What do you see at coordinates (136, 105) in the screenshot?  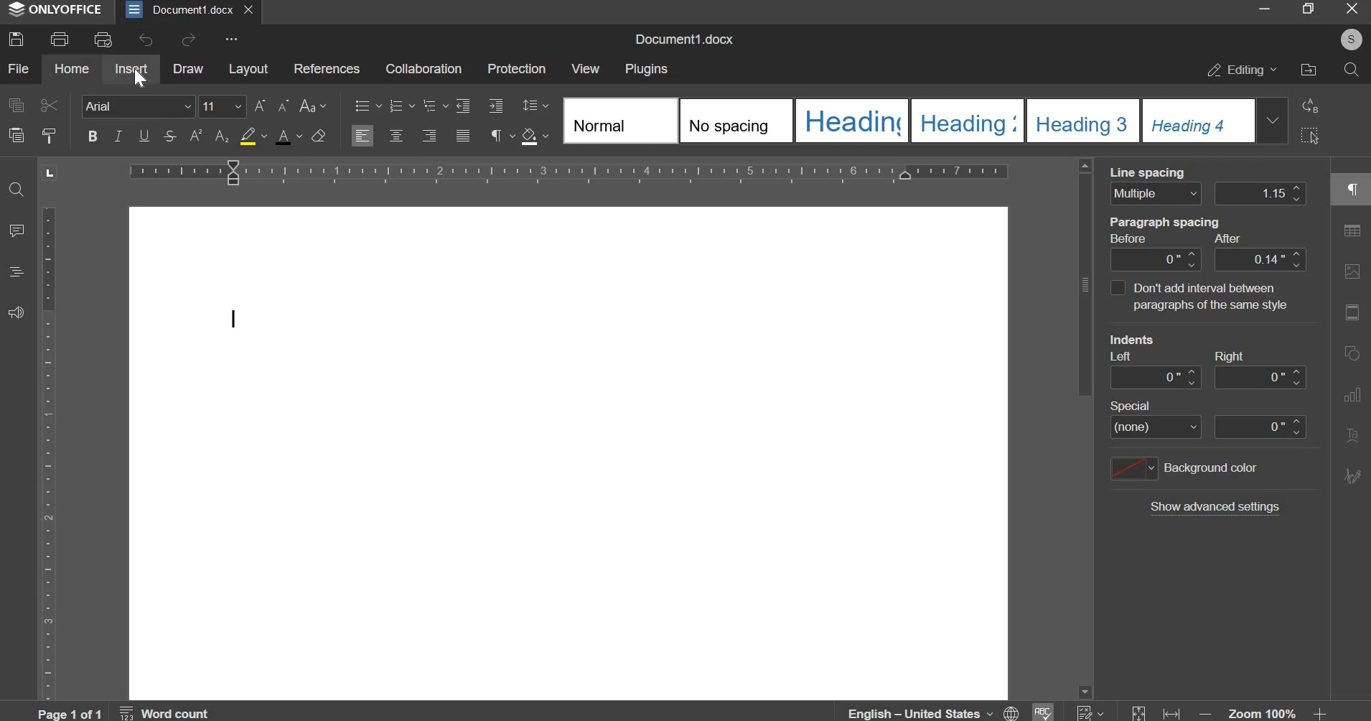 I see `font` at bounding box center [136, 105].